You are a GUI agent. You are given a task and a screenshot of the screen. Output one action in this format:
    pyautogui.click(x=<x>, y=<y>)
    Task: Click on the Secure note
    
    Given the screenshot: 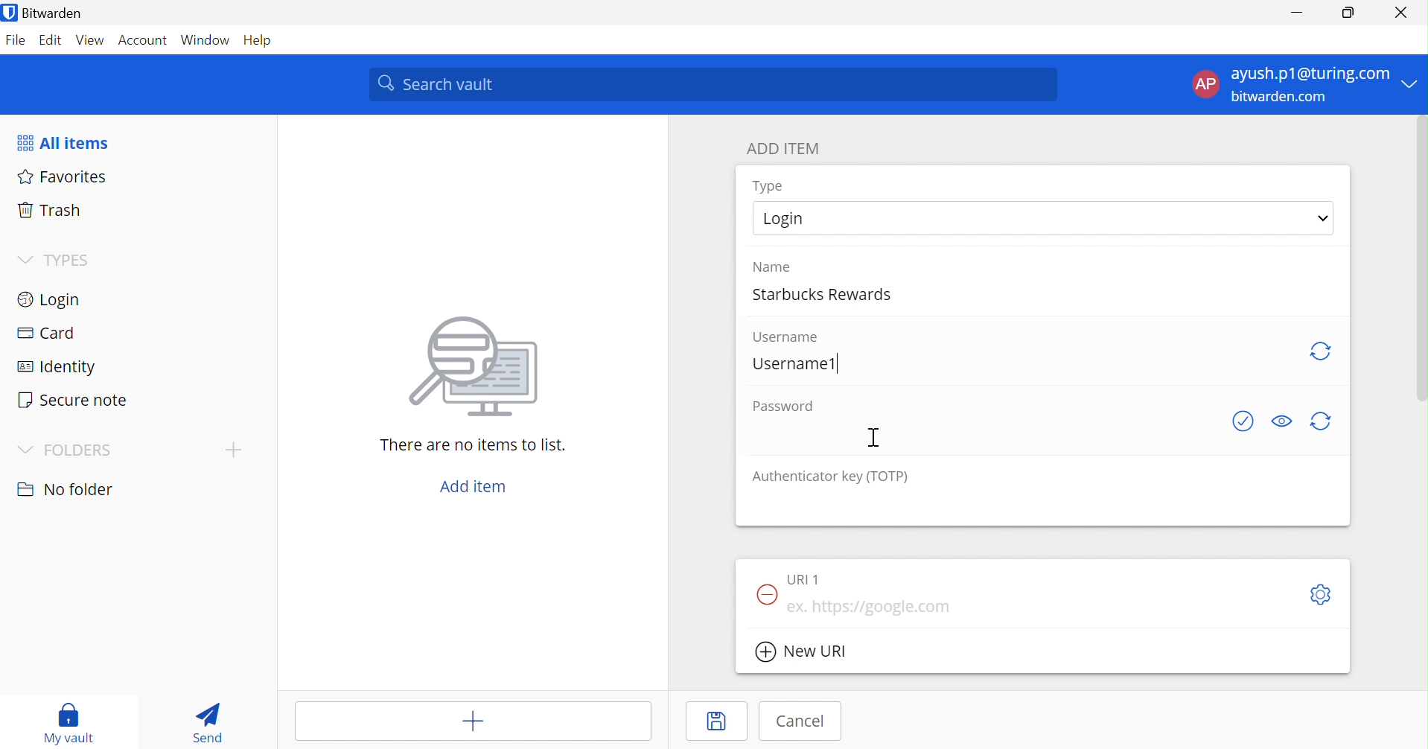 What is the action you would take?
    pyautogui.click(x=73, y=400)
    